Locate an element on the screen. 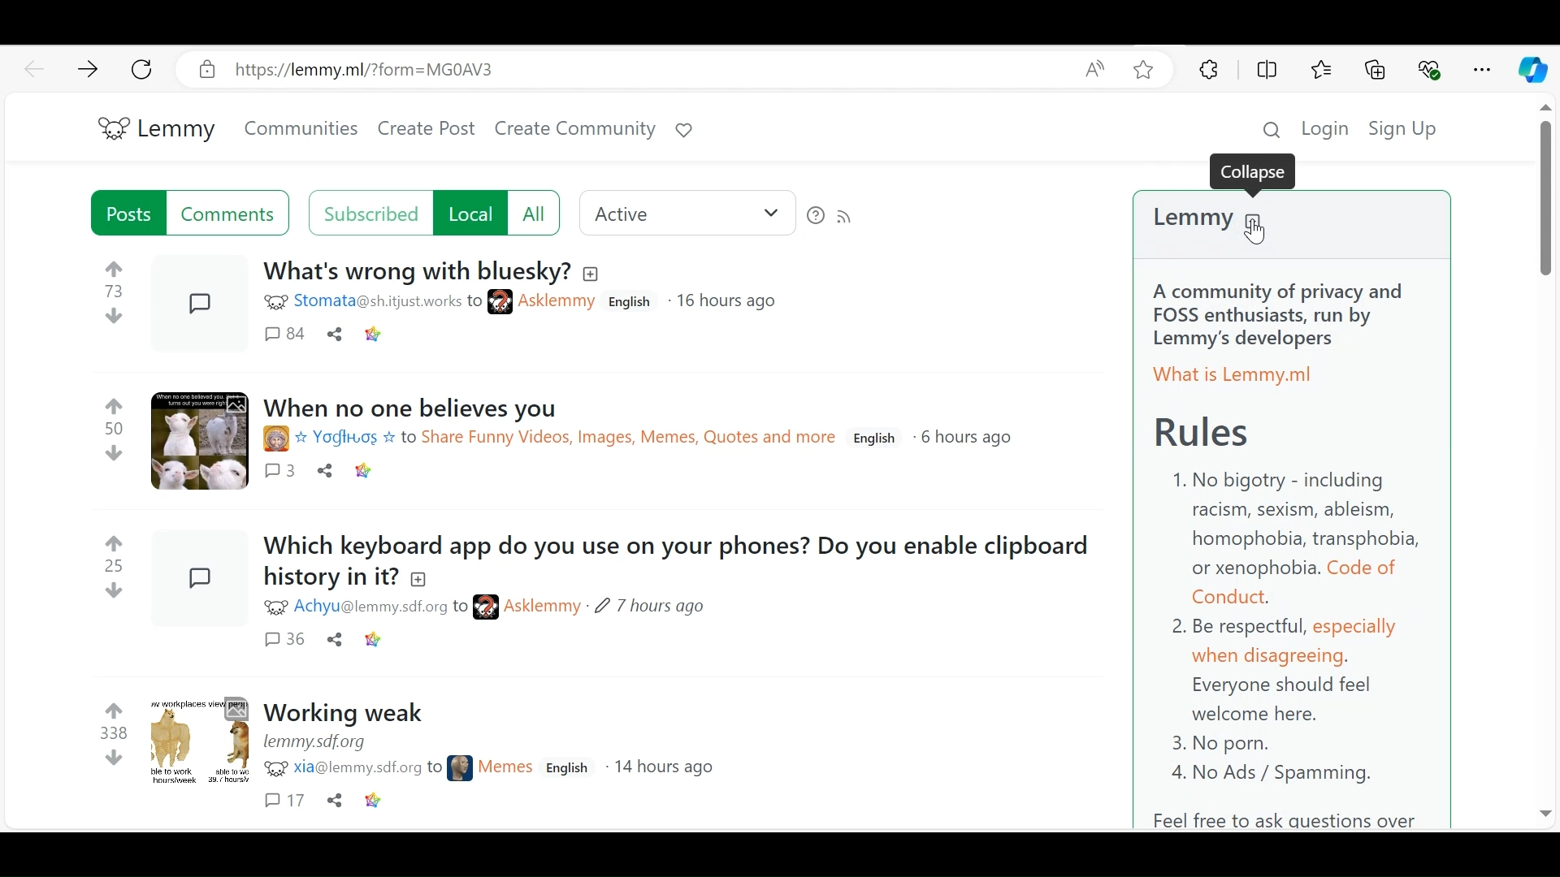 This screenshot has height=877, width=1560. Copilot is located at coordinates (1532, 70).